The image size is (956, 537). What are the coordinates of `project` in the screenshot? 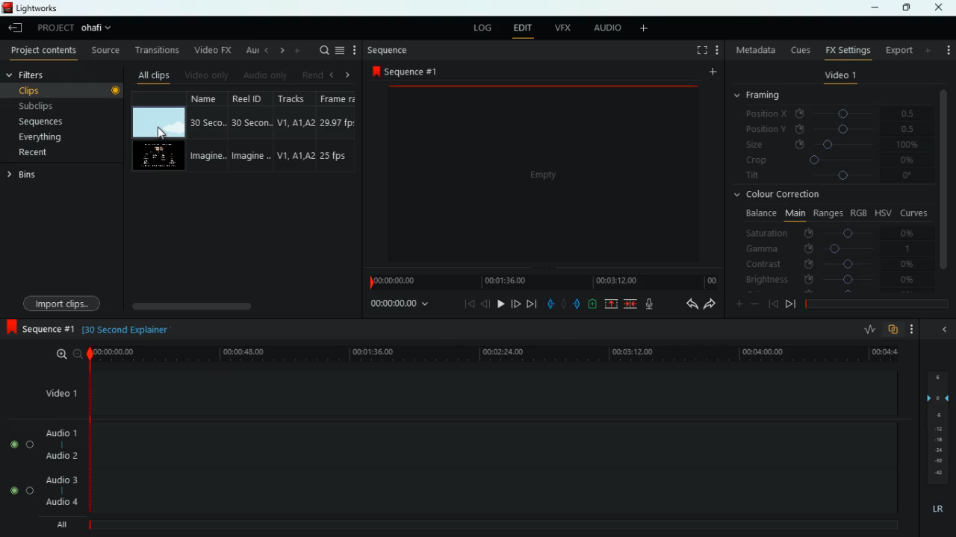 It's located at (76, 28).